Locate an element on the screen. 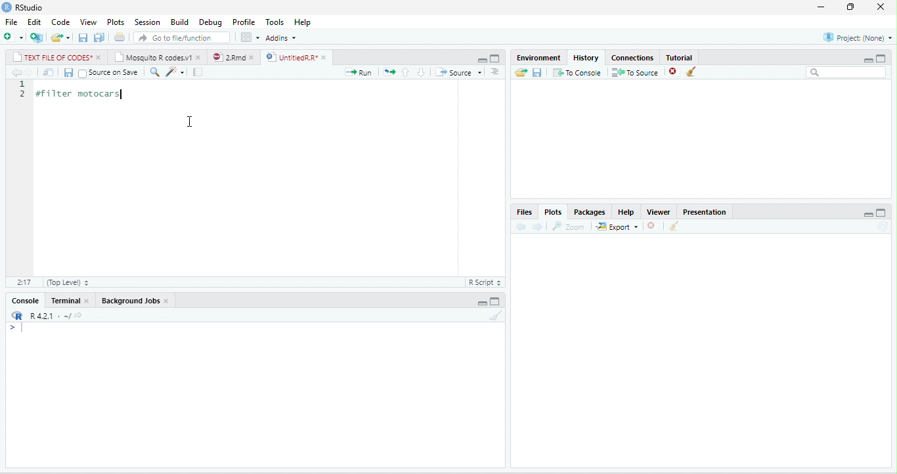 This screenshot has width=897, height=474. cursor is located at coordinates (190, 122).